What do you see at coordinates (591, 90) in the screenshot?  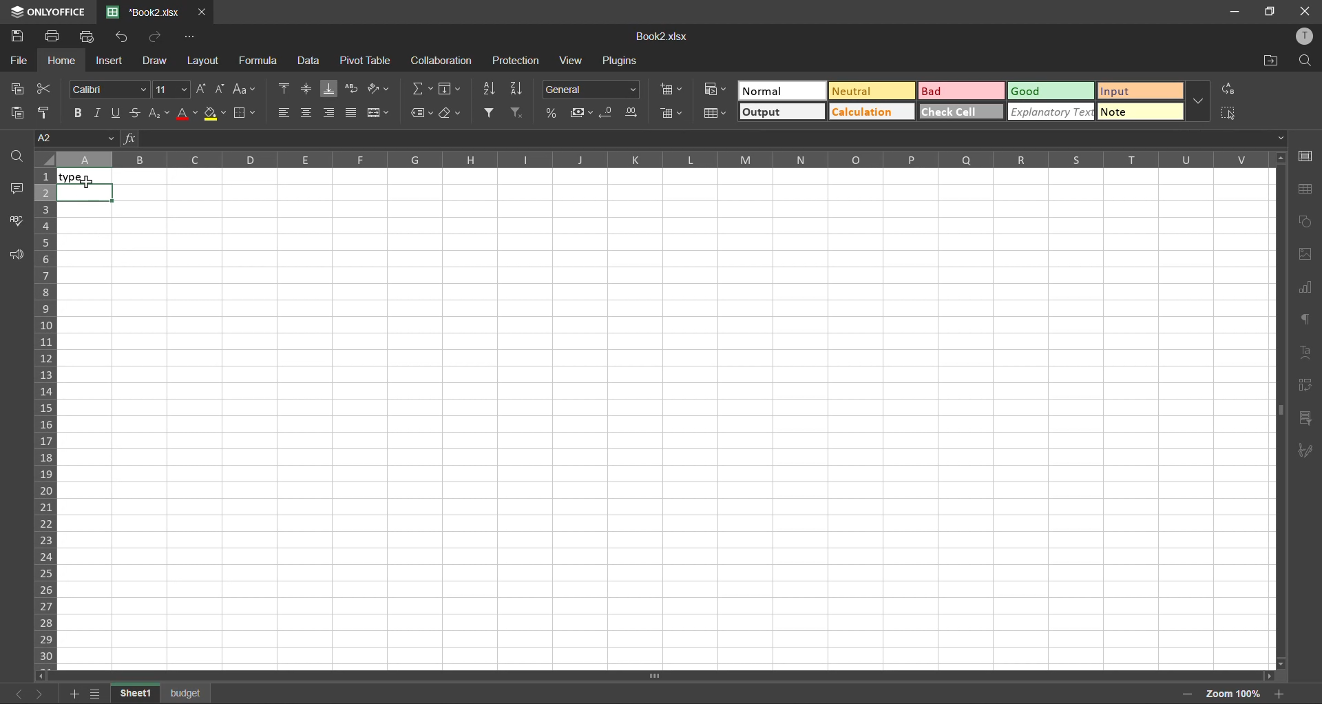 I see `number format` at bounding box center [591, 90].